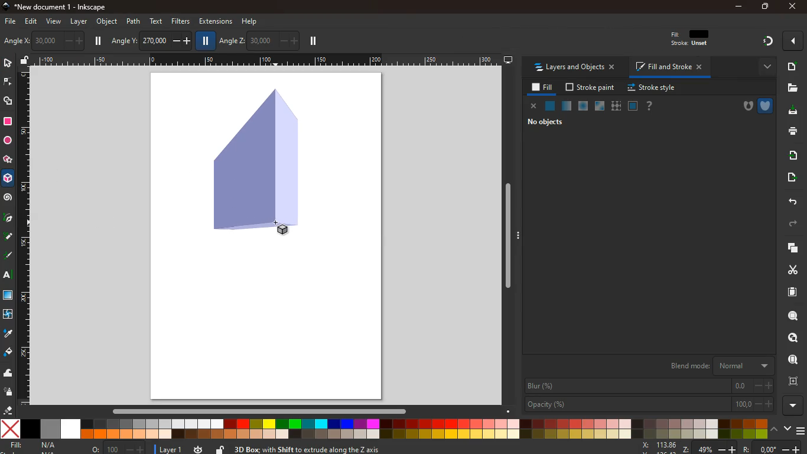 The image size is (807, 454). Describe the element at coordinates (671, 68) in the screenshot. I see `fill and stroke` at that location.